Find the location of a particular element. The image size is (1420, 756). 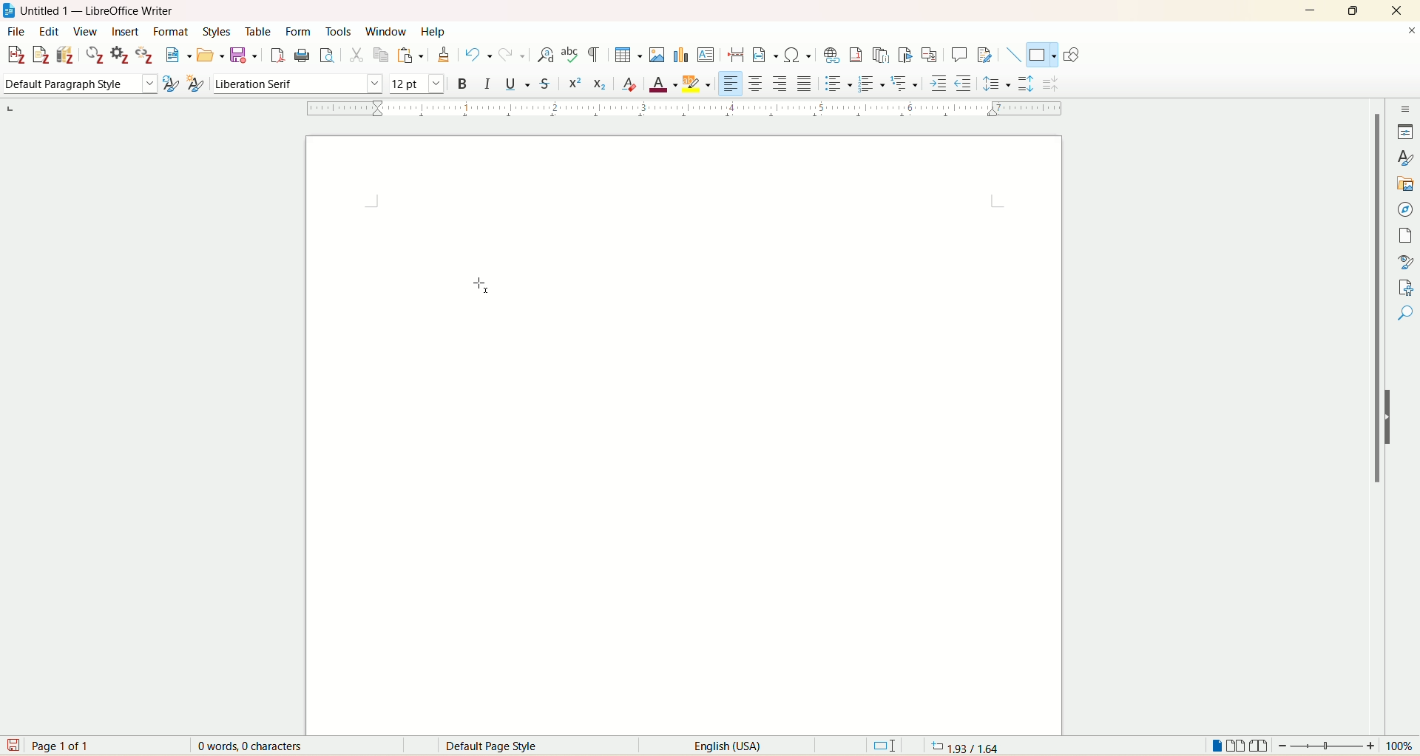

form is located at coordinates (301, 33).